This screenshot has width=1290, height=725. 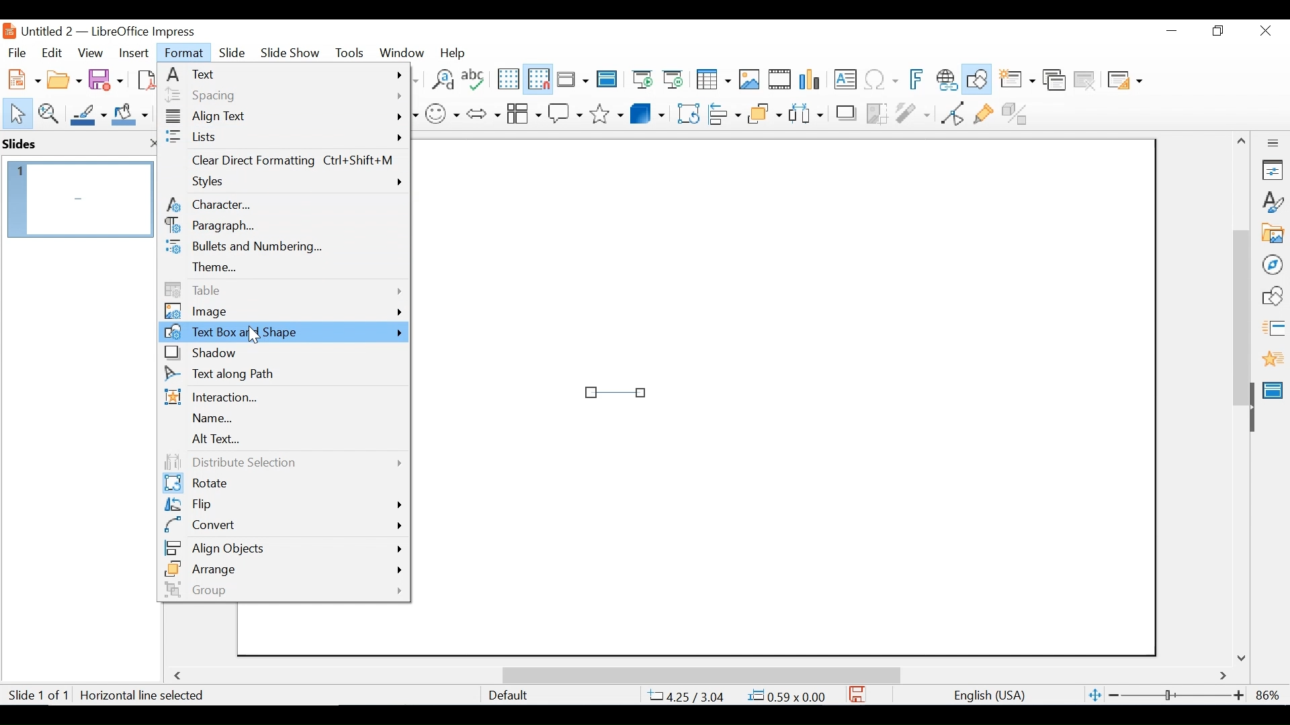 I want to click on Rotate, so click(x=281, y=484).